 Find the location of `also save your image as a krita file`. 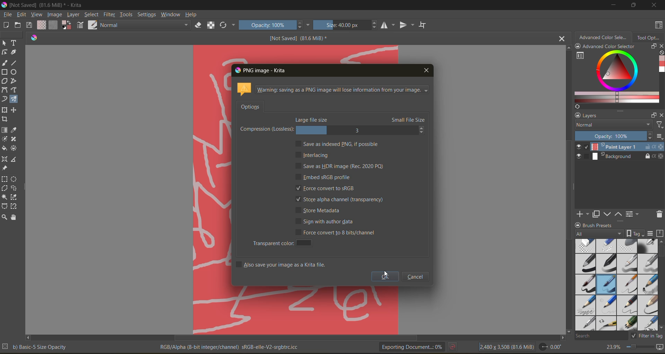

also save your image as a krita file is located at coordinates (282, 265).